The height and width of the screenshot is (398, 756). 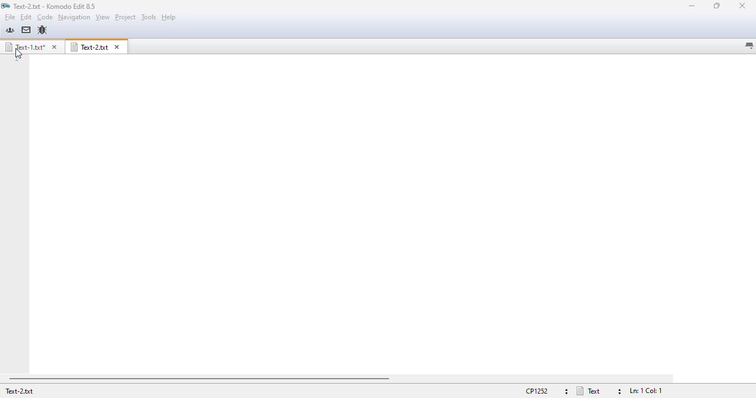 What do you see at coordinates (19, 391) in the screenshot?
I see `text-2` at bounding box center [19, 391].